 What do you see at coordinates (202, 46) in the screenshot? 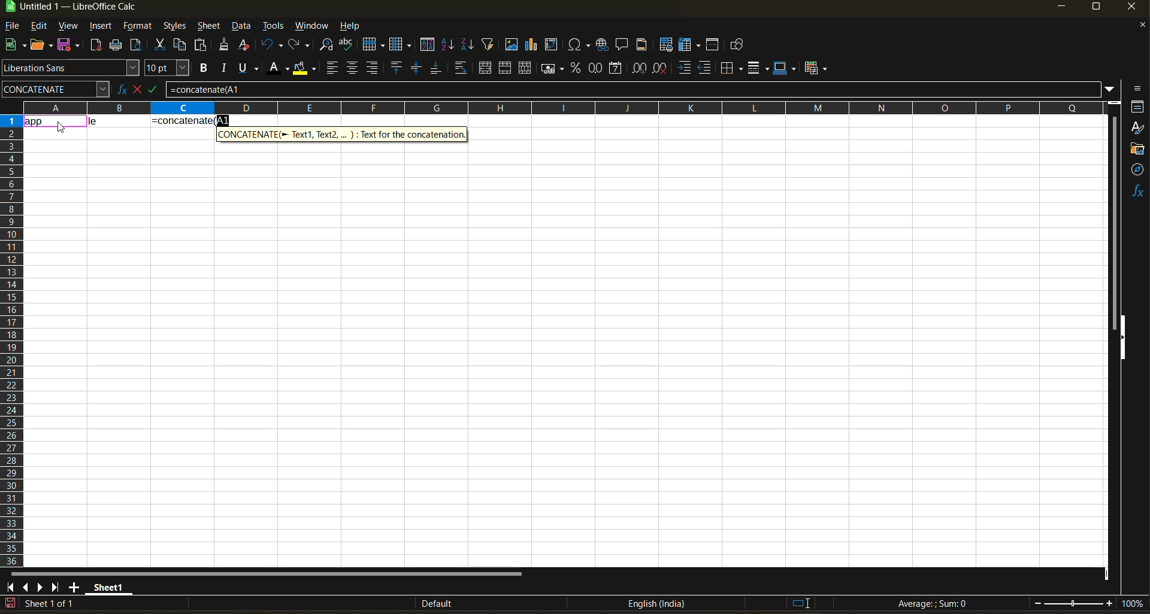
I see `paste` at bounding box center [202, 46].